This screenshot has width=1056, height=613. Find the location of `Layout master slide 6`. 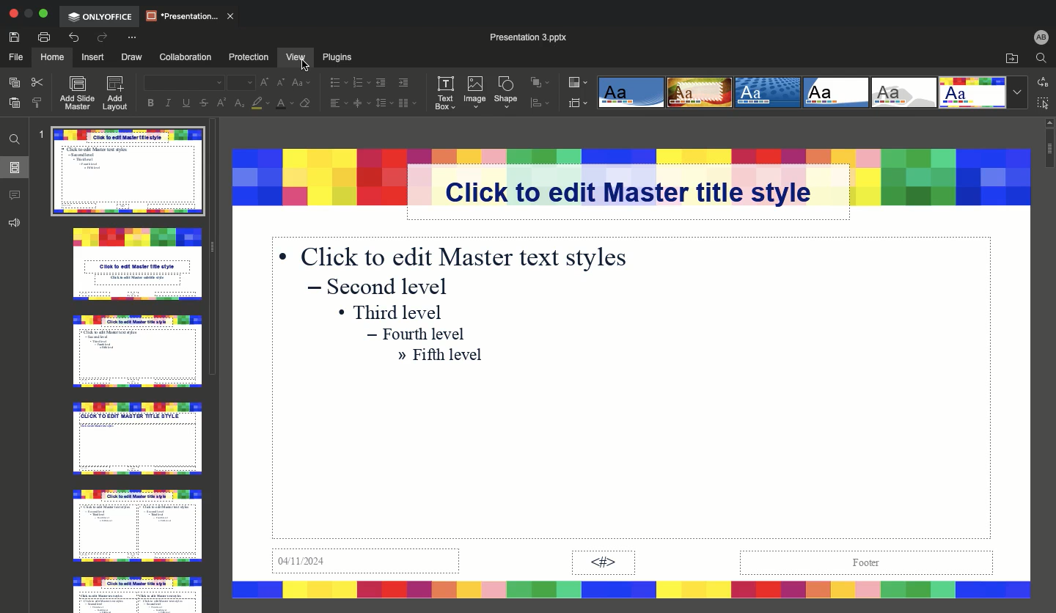

Layout master slide 6 is located at coordinates (136, 592).